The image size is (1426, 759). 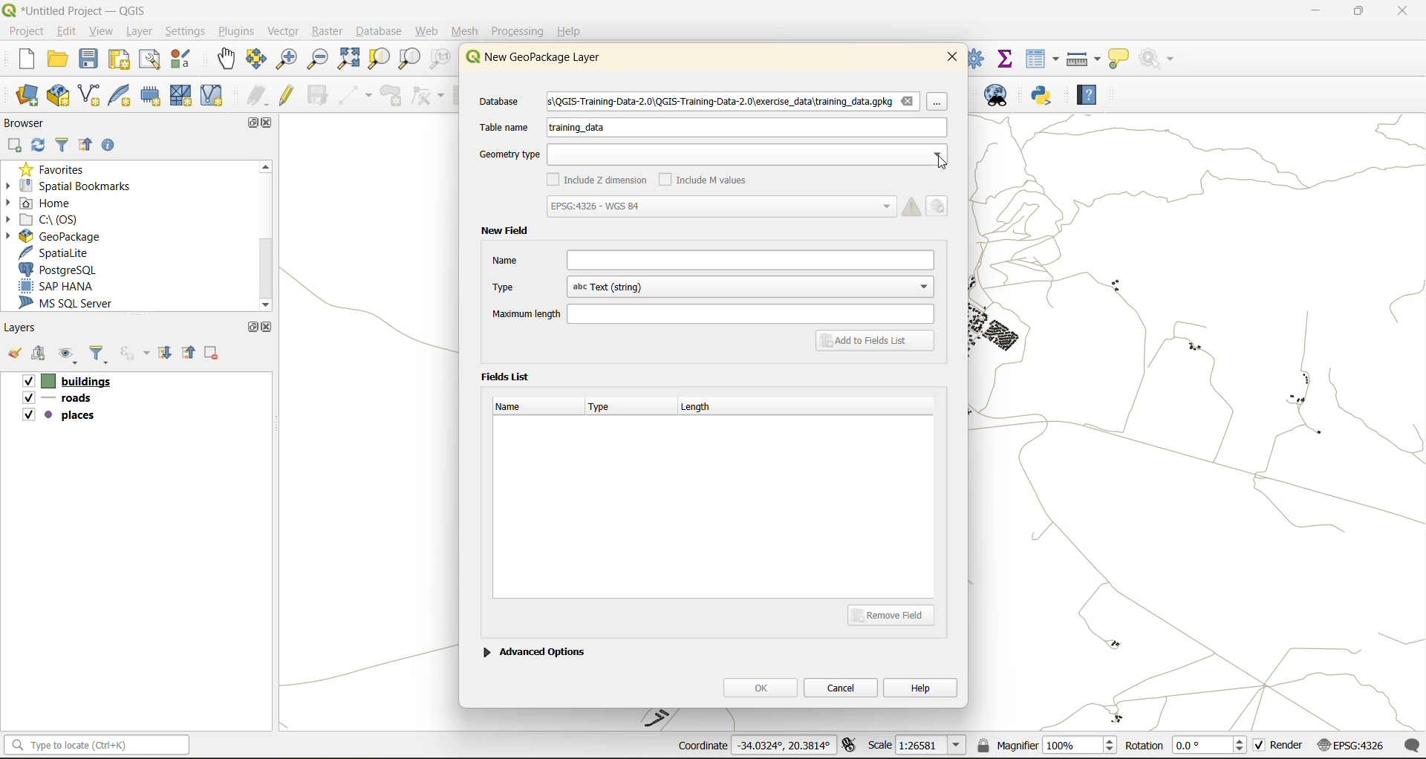 What do you see at coordinates (283, 31) in the screenshot?
I see `vector` at bounding box center [283, 31].